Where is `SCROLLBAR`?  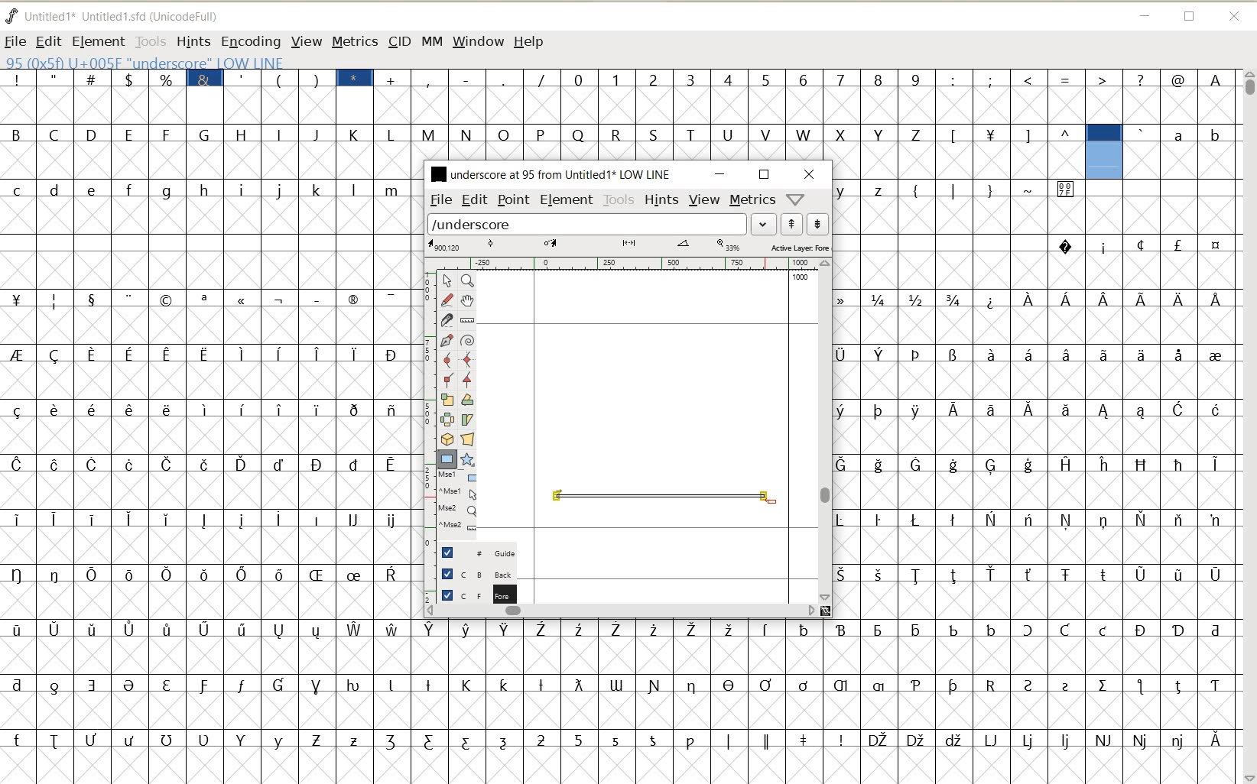
SCROLLBAR is located at coordinates (621, 610).